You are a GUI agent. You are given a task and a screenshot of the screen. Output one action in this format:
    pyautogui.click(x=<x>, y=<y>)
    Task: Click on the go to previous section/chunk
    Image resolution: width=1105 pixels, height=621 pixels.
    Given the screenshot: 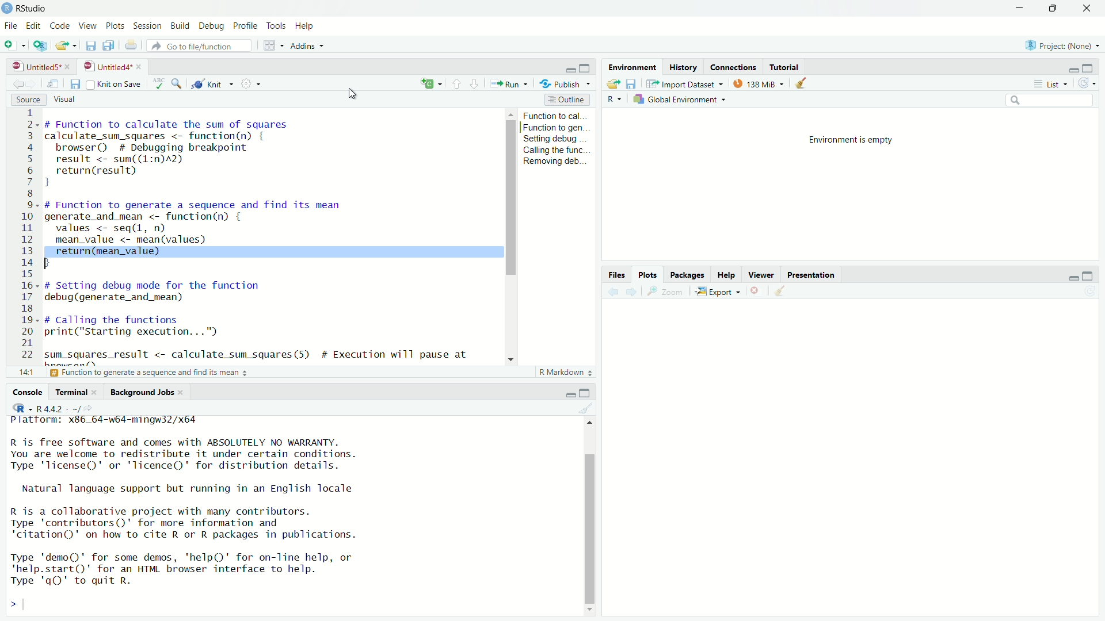 What is the action you would take?
    pyautogui.click(x=455, y=83)
    